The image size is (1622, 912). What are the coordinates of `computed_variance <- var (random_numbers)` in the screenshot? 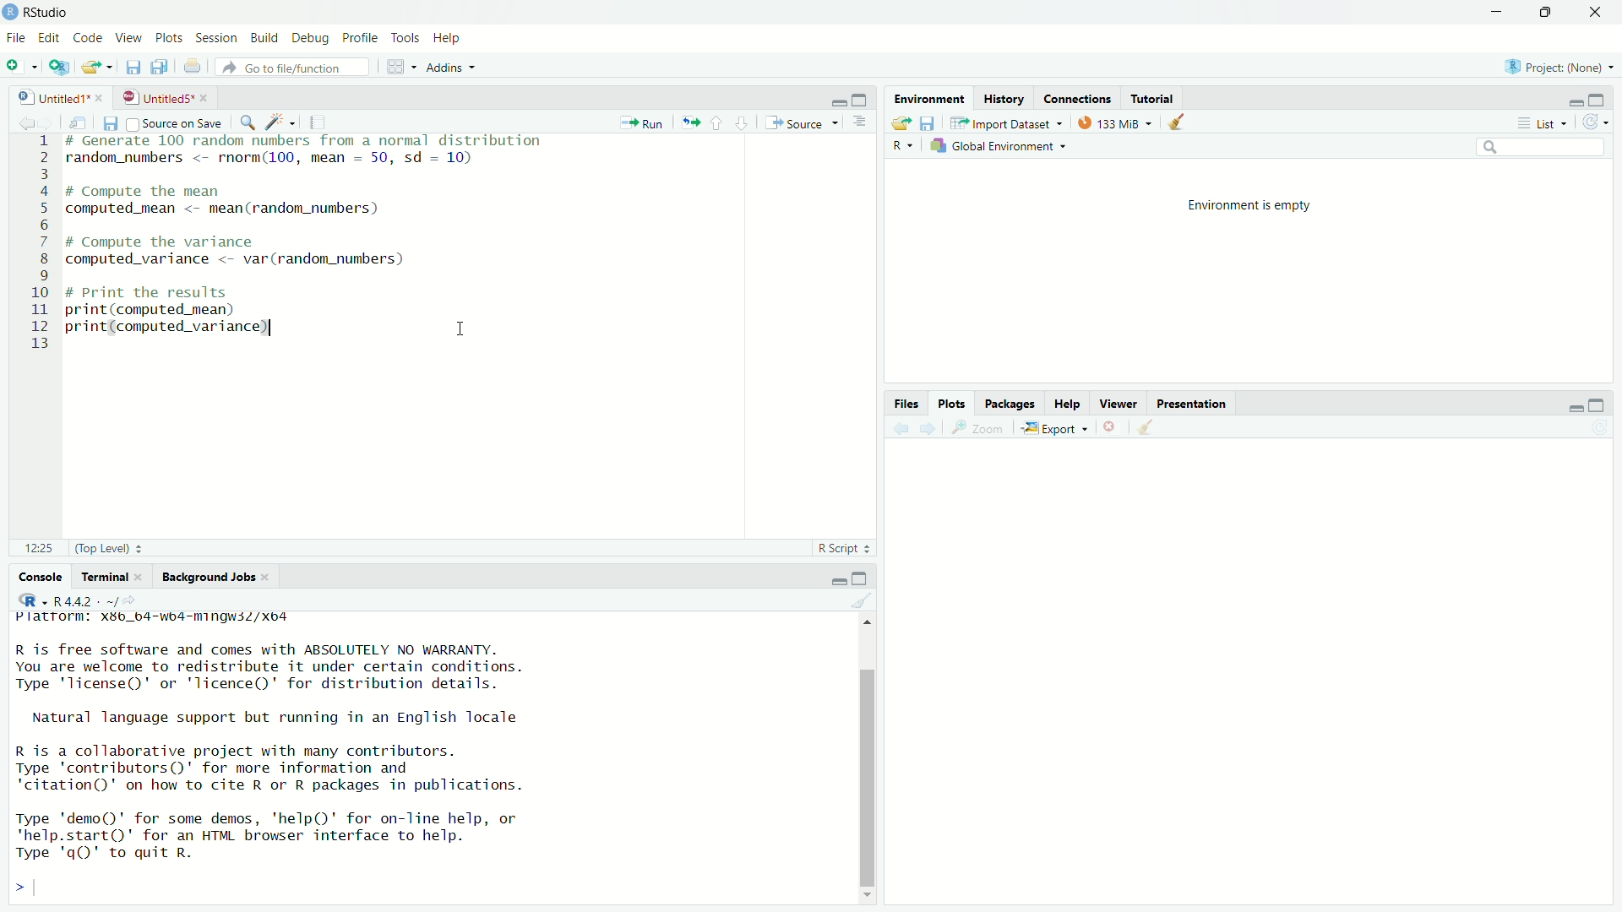 It's located at (253, 258).